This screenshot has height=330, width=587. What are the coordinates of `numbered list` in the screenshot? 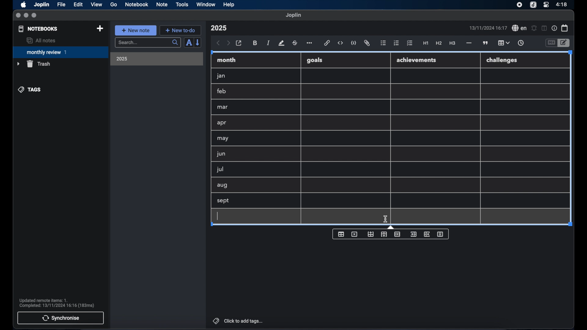 It's located at (396, 43).